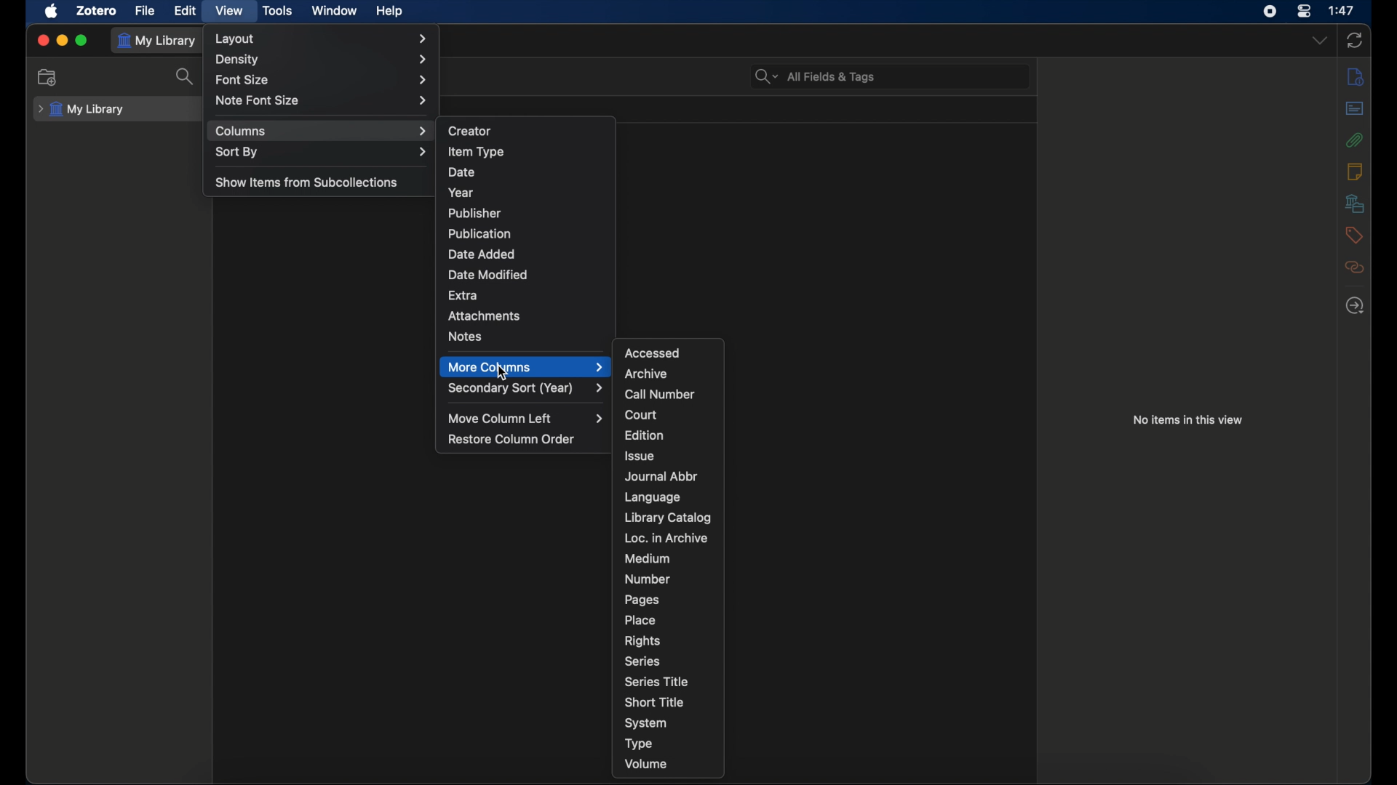 The height and width of the screenshot is (785, 1397). I want to click on publication, so click(481, 233).